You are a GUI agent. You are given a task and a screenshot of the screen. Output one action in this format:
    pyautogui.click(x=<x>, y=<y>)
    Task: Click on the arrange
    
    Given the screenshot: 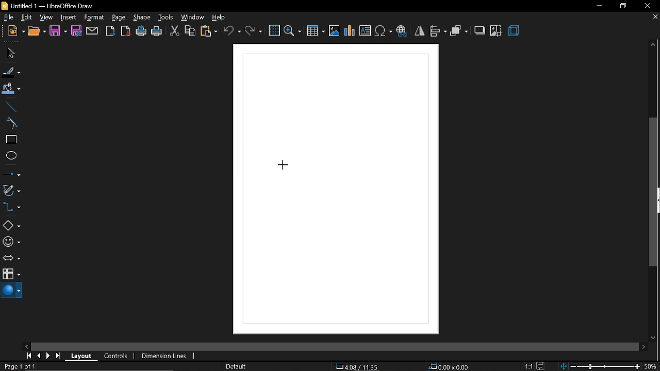 What is the action you would take?
    pyautogui.click(x=459, y=31)
    